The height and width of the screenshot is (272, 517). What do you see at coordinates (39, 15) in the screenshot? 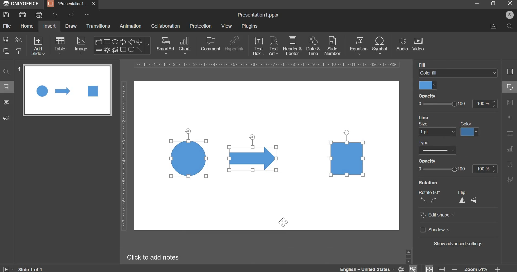
I see `print preview` at bounding box center [39, 15].